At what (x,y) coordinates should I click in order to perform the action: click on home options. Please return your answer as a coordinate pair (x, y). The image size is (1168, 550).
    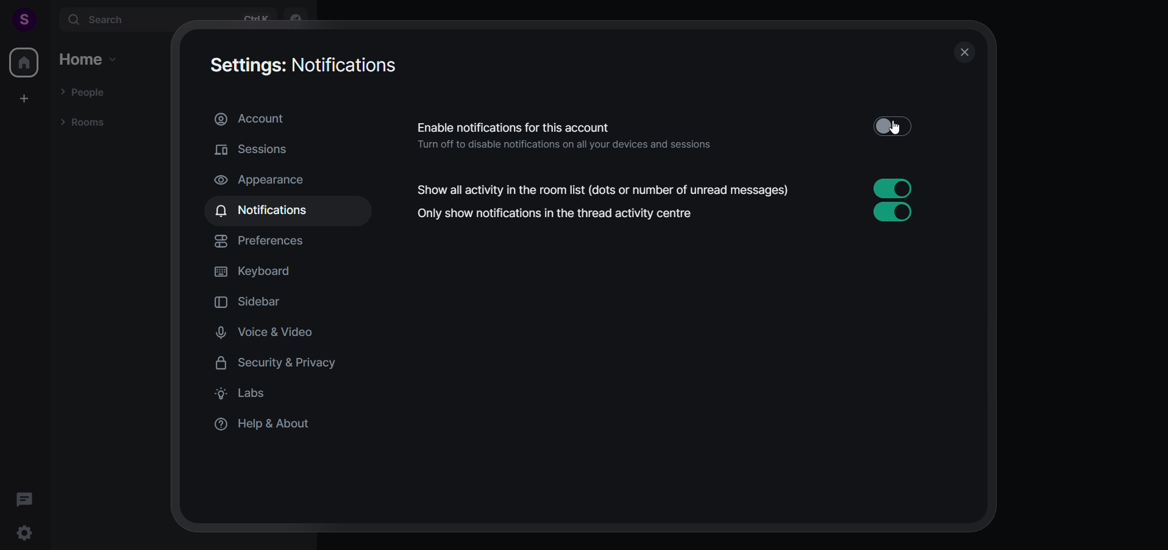
    Looking at the image, I should click on (89, 60).